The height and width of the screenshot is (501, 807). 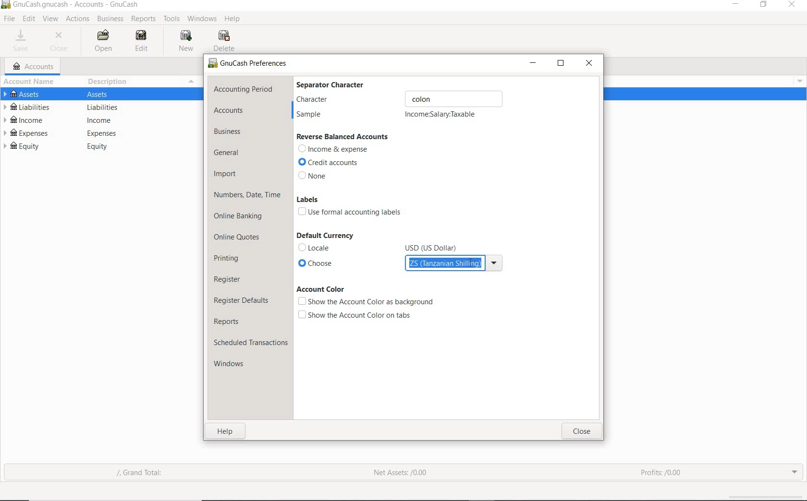 I want to click on DELETE, so click(x=227, y=41).